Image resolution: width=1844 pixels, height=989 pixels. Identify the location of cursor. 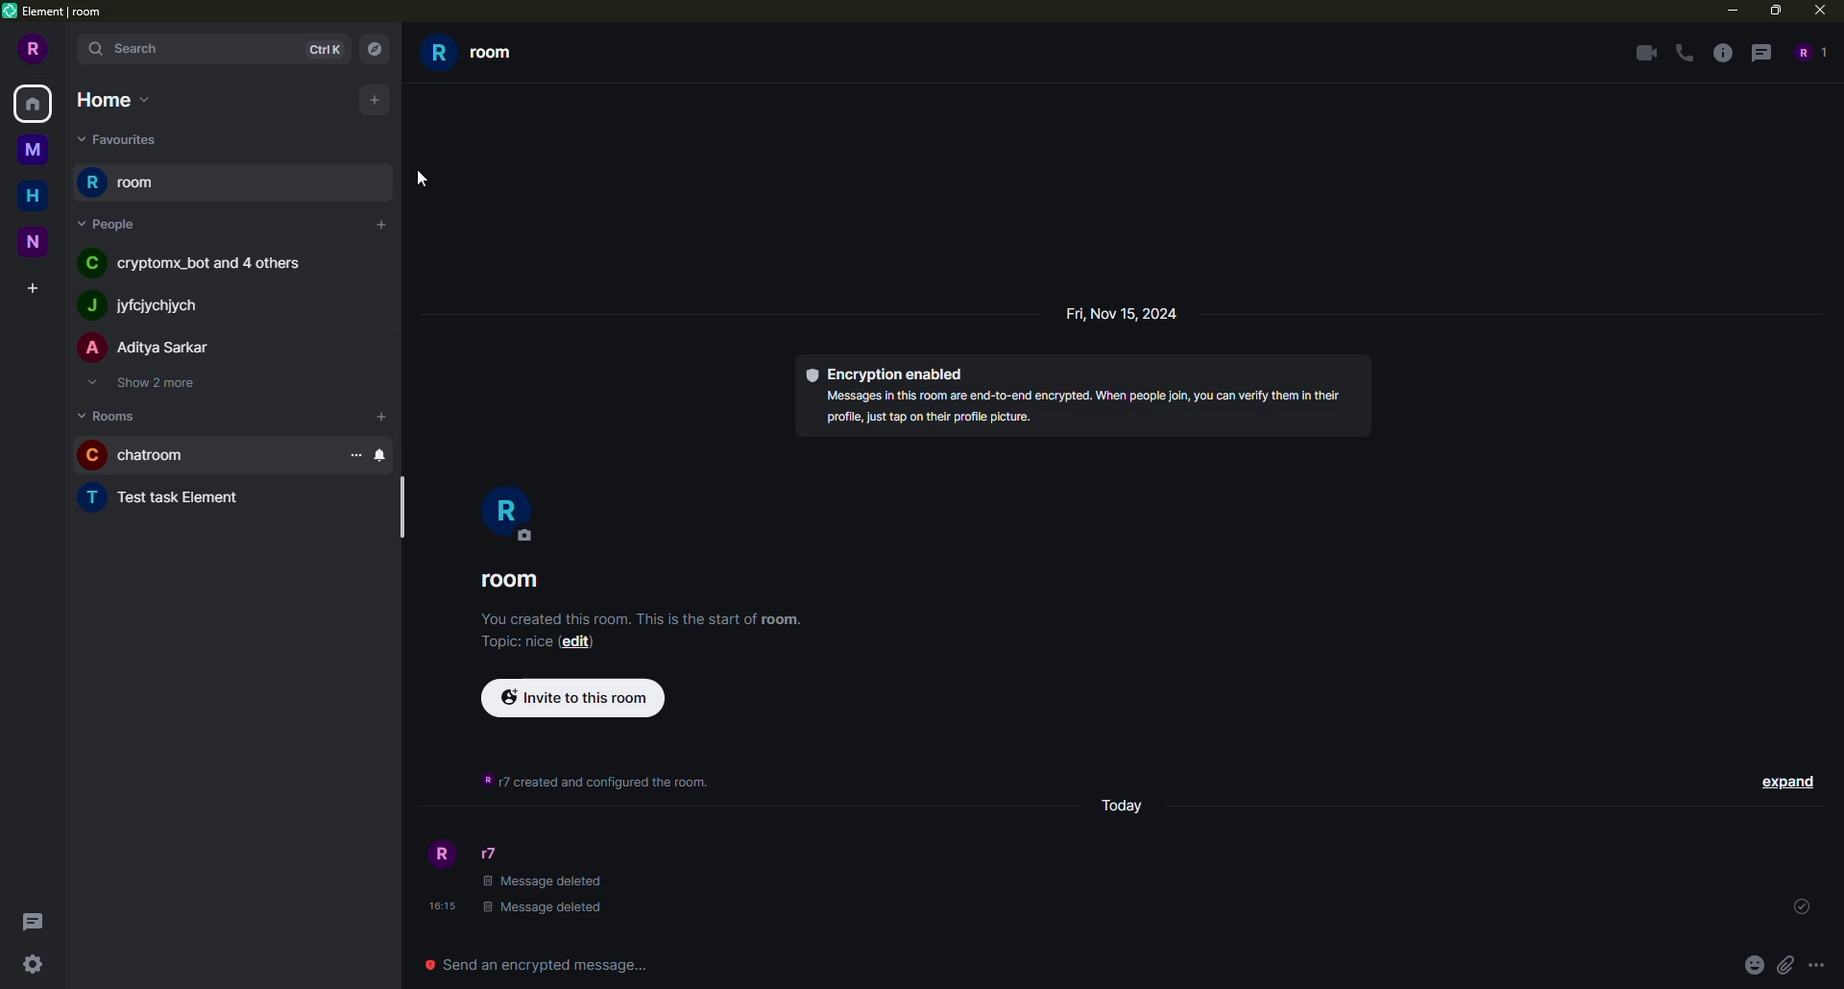
(416, 177).